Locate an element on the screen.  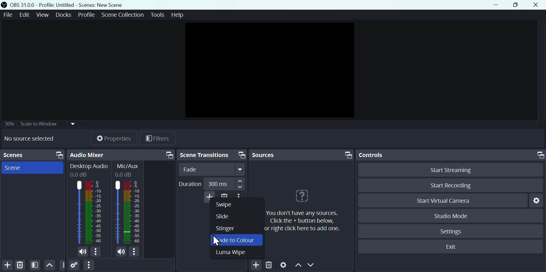
scenes is located at coordinates (32, 168).